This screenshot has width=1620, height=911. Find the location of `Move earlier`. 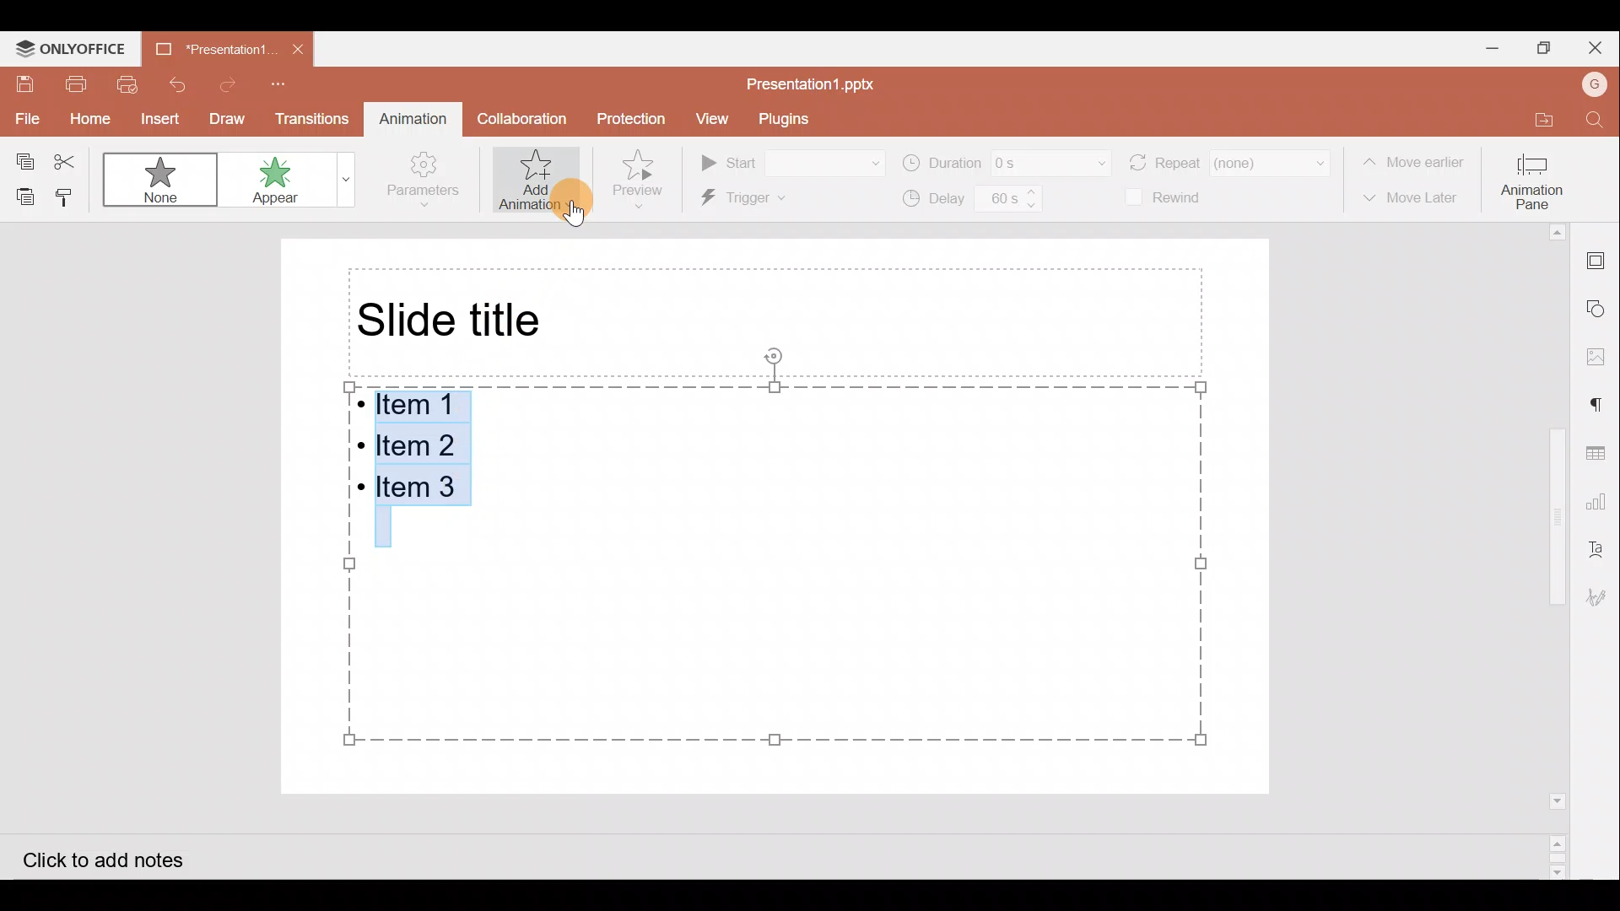

Move earlier is located at coordinates (1414, 158).